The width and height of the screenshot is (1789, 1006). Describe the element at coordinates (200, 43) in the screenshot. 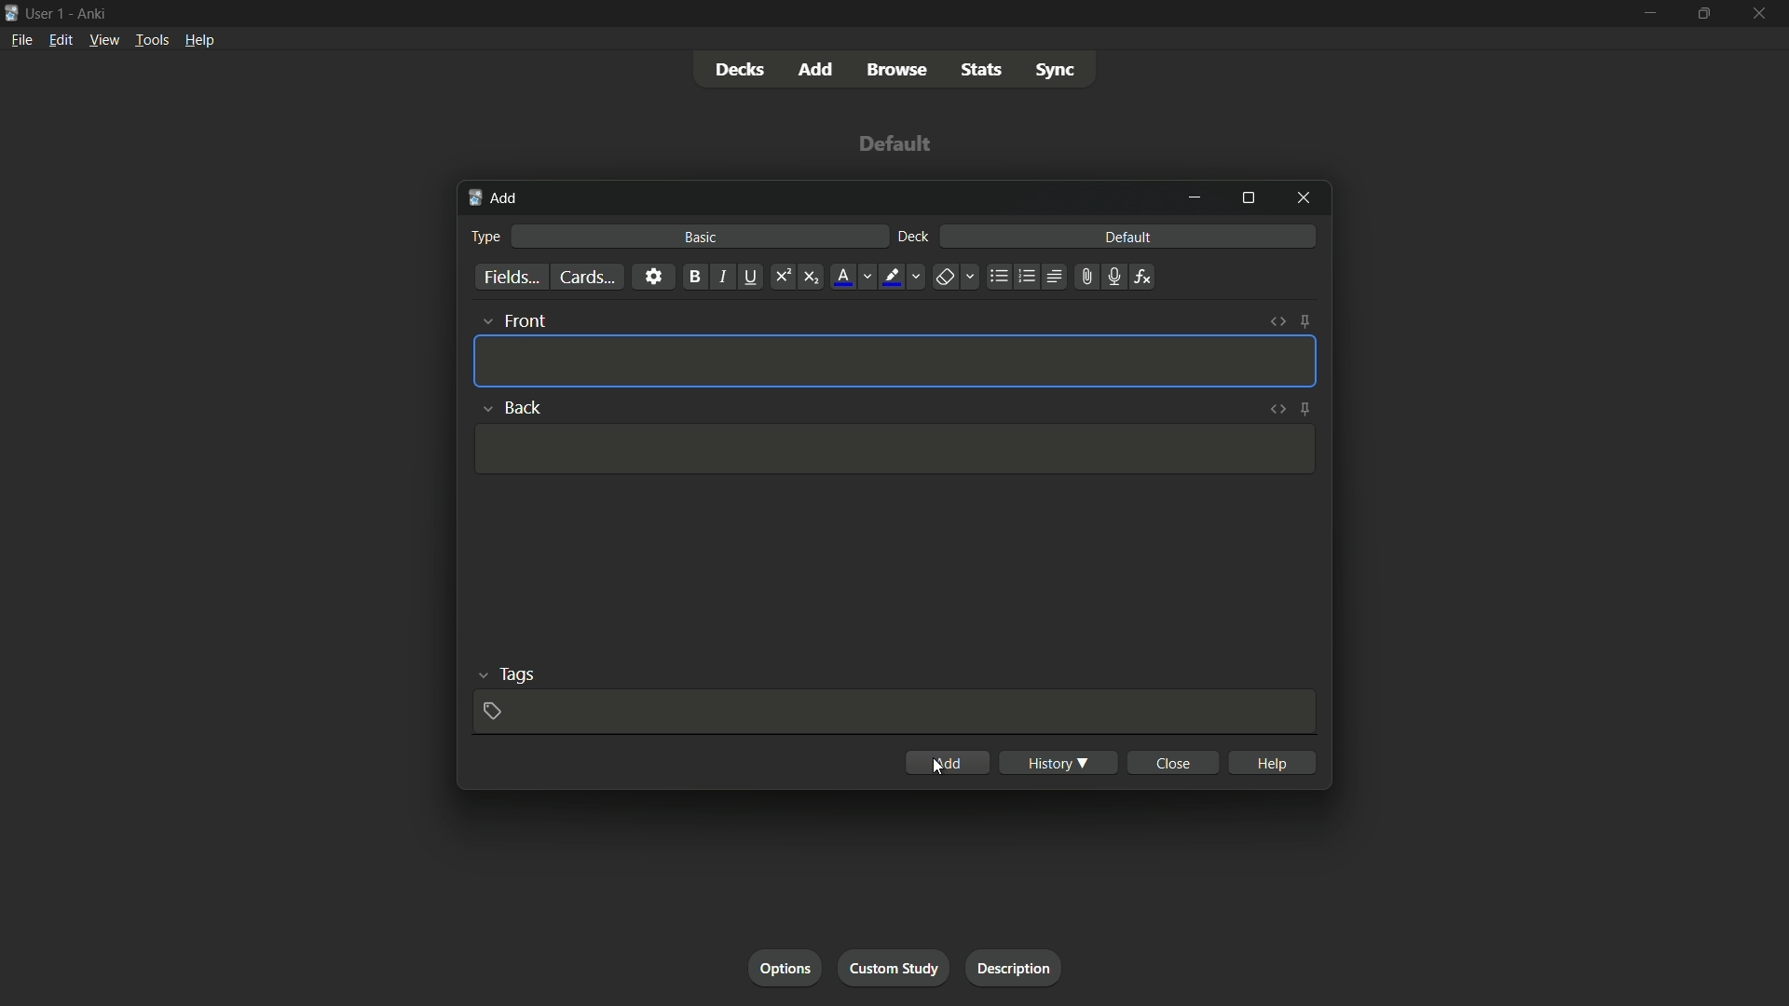

I see `help` at that location.